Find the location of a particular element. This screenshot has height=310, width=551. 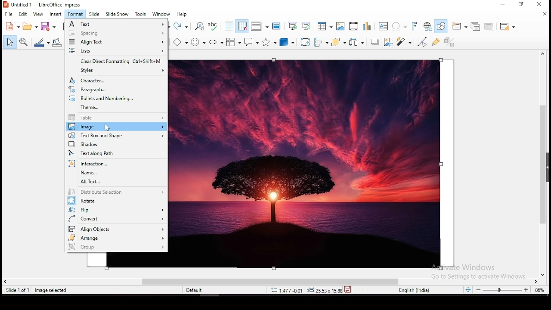

text box is located at coordinates (383, 26).